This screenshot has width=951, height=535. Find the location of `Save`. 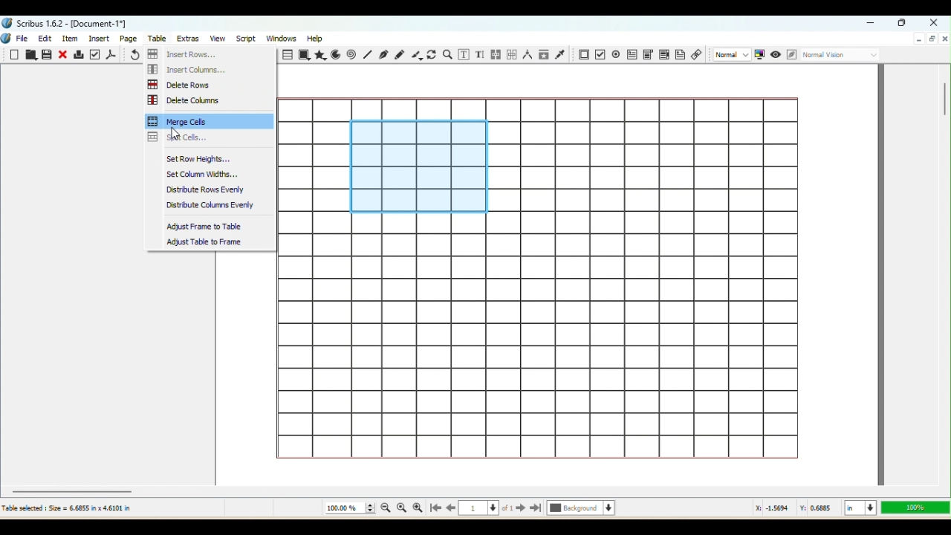

Save is located at coordinates (48, 56).